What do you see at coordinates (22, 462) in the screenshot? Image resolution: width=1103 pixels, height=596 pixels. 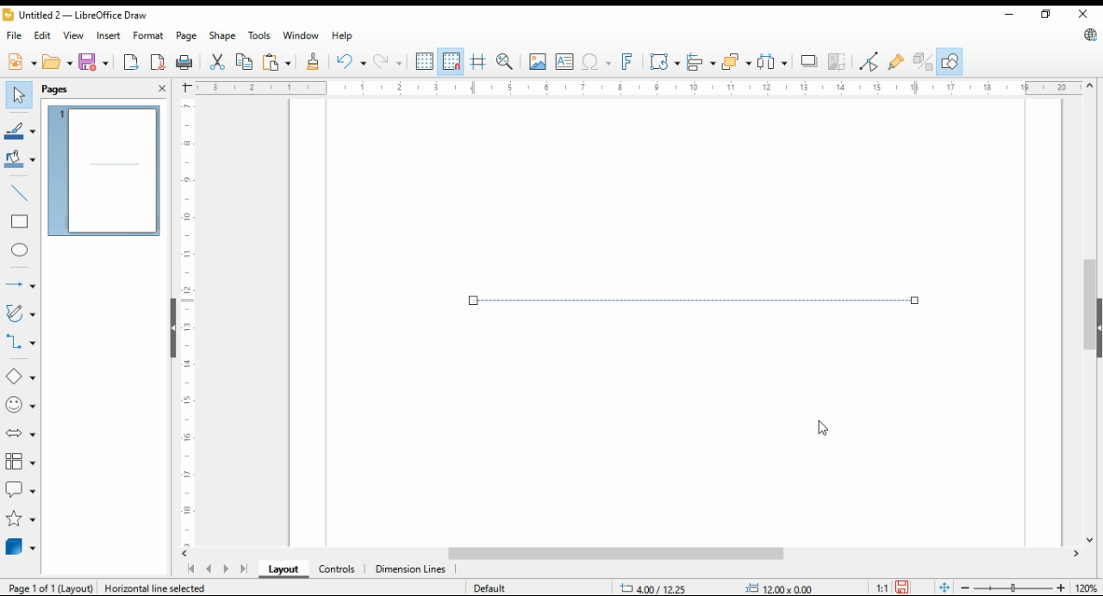 I see `flowchart` at bounding box center [22, 462].